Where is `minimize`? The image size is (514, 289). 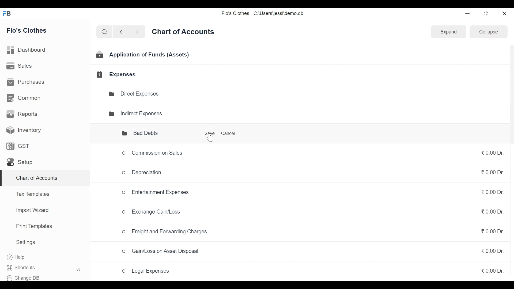 minimize is located at coordinates (468, 13).